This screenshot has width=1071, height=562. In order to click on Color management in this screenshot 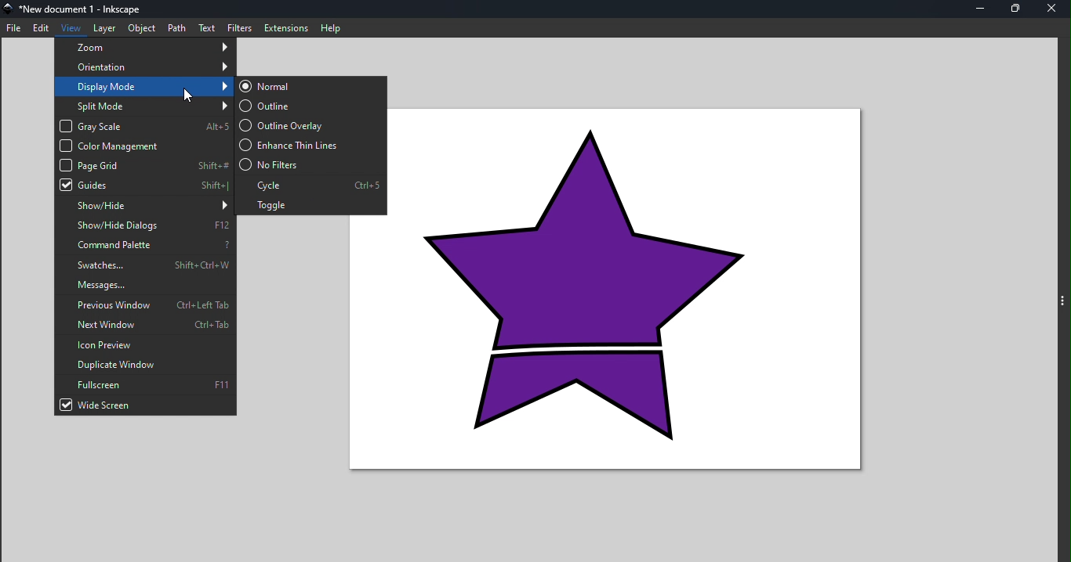, I will do `click(145, 146)`.